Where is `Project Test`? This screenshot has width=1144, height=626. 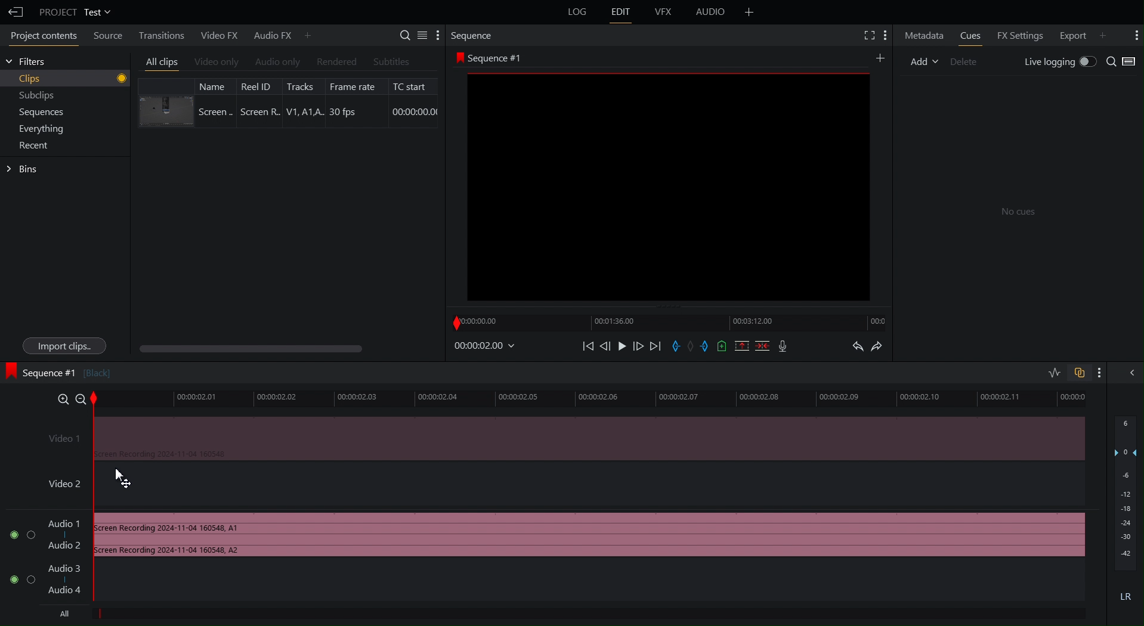 Project Test is located at coordinates (75, 12).